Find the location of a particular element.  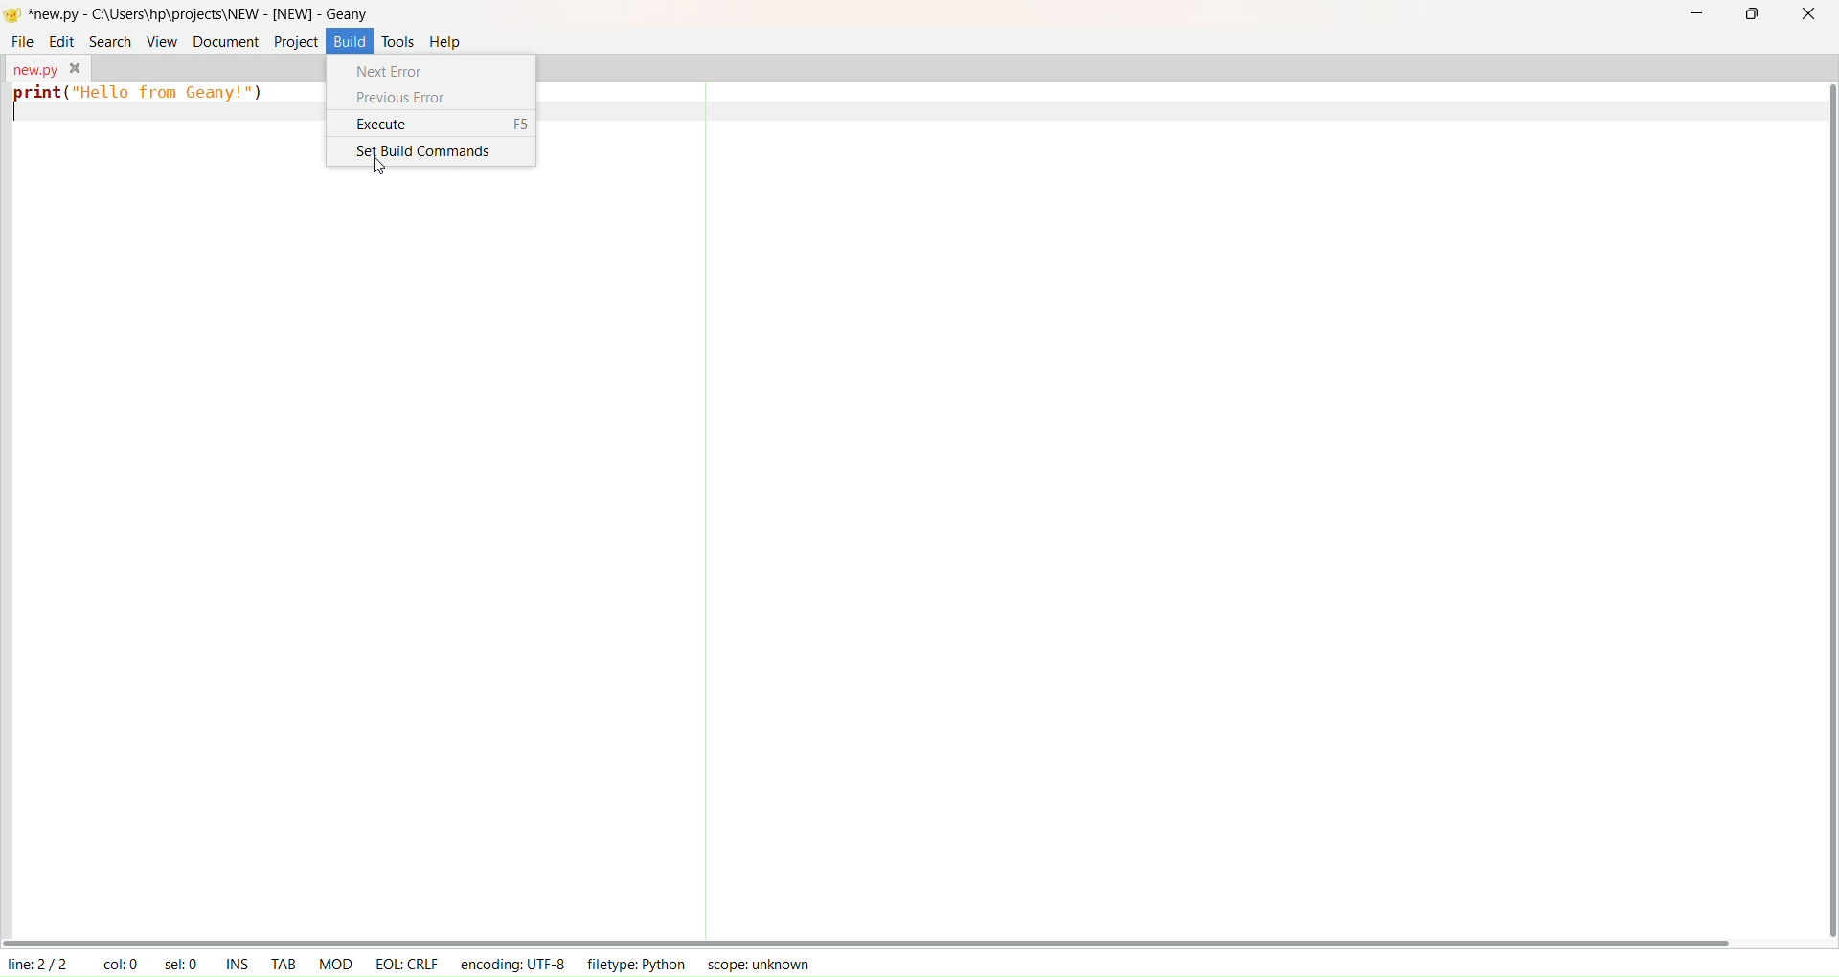

encoding: UTF -8 is located at coordinates (513, 963).